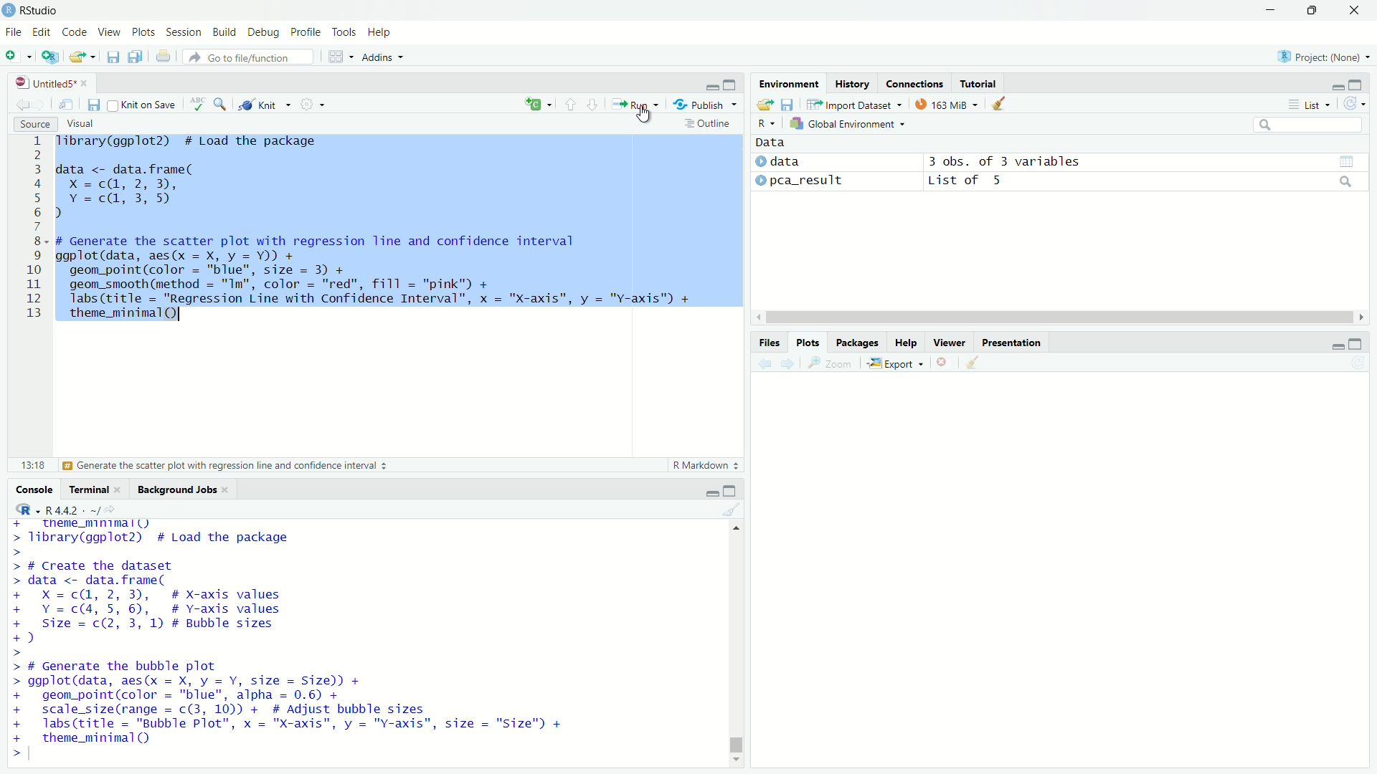 This screenshot has height=774, width=1377. What do you see at coordinates (14, 32) in the screenshot?
I see `File` at bounding box center [14, 32].